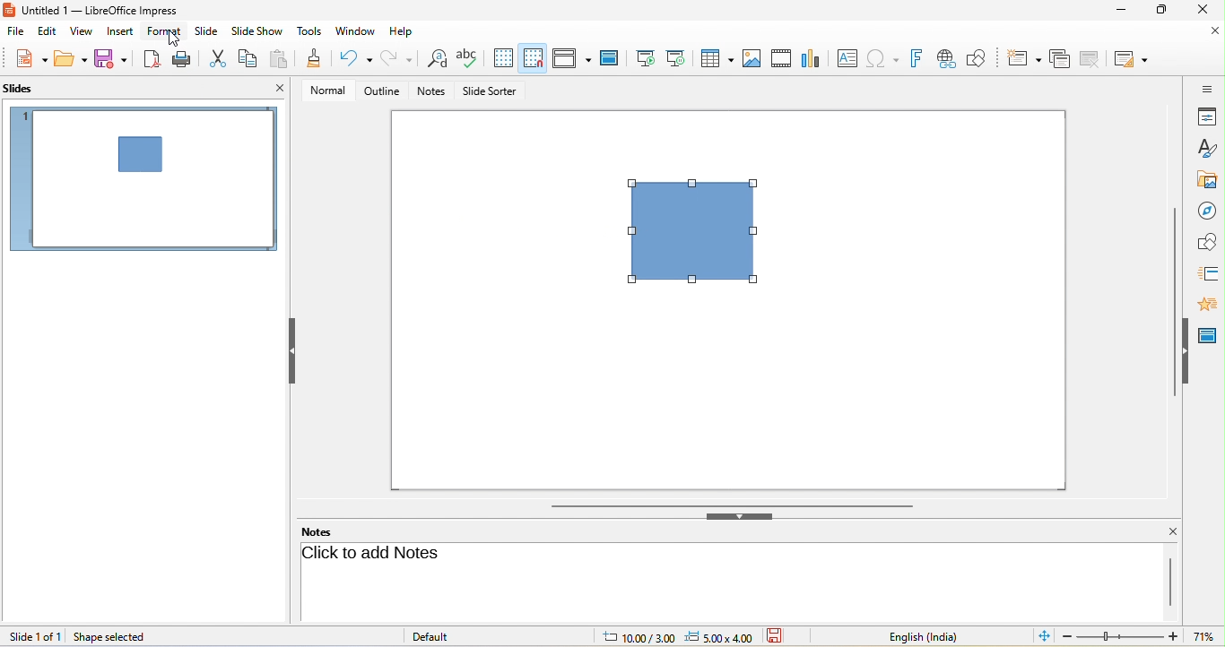  Describe the element at coordinates (885, 58) in the screenshot. I see `special character` at that location.